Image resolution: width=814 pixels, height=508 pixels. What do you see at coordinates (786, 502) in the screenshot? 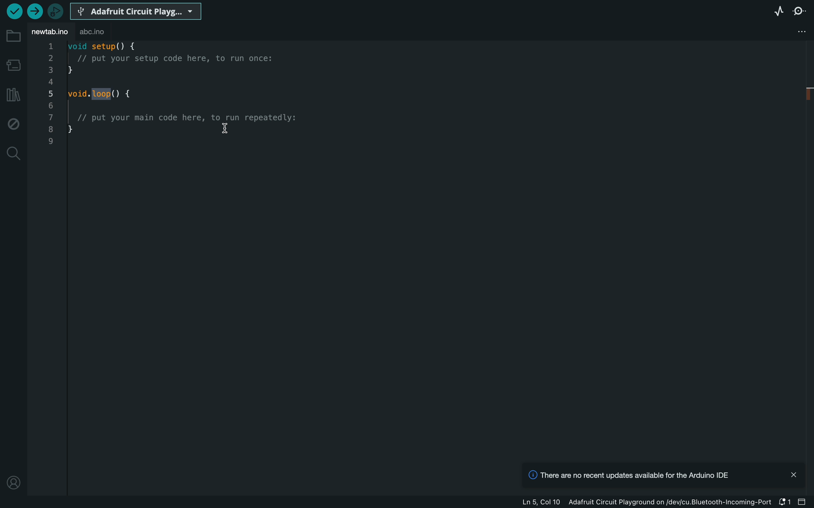
I see `notification` at bounding box center [786, 502].